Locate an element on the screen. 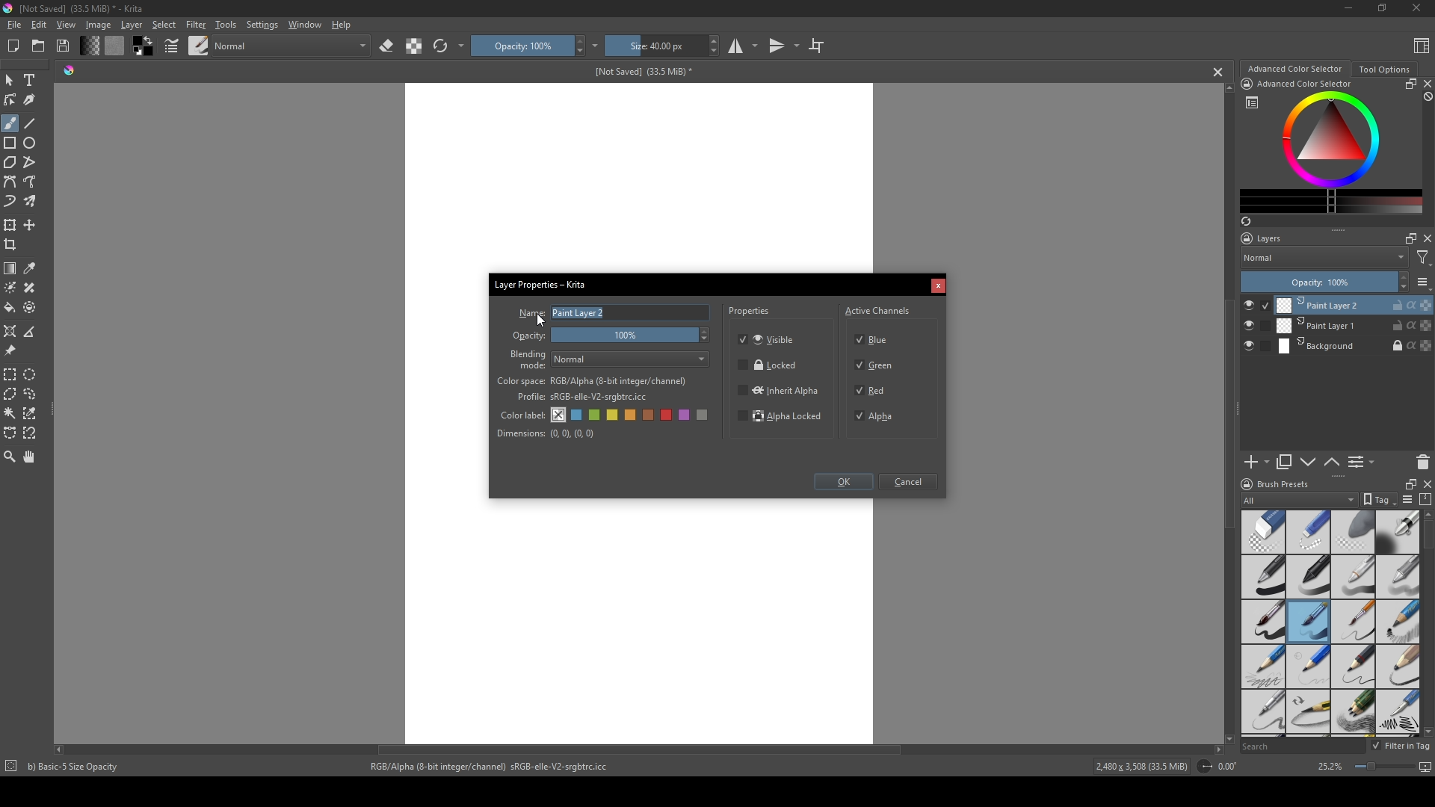 The height and width of the screenshot is (807, 1435). Dimensions (0,0),(0,0) is located at coordinates (546, 433).